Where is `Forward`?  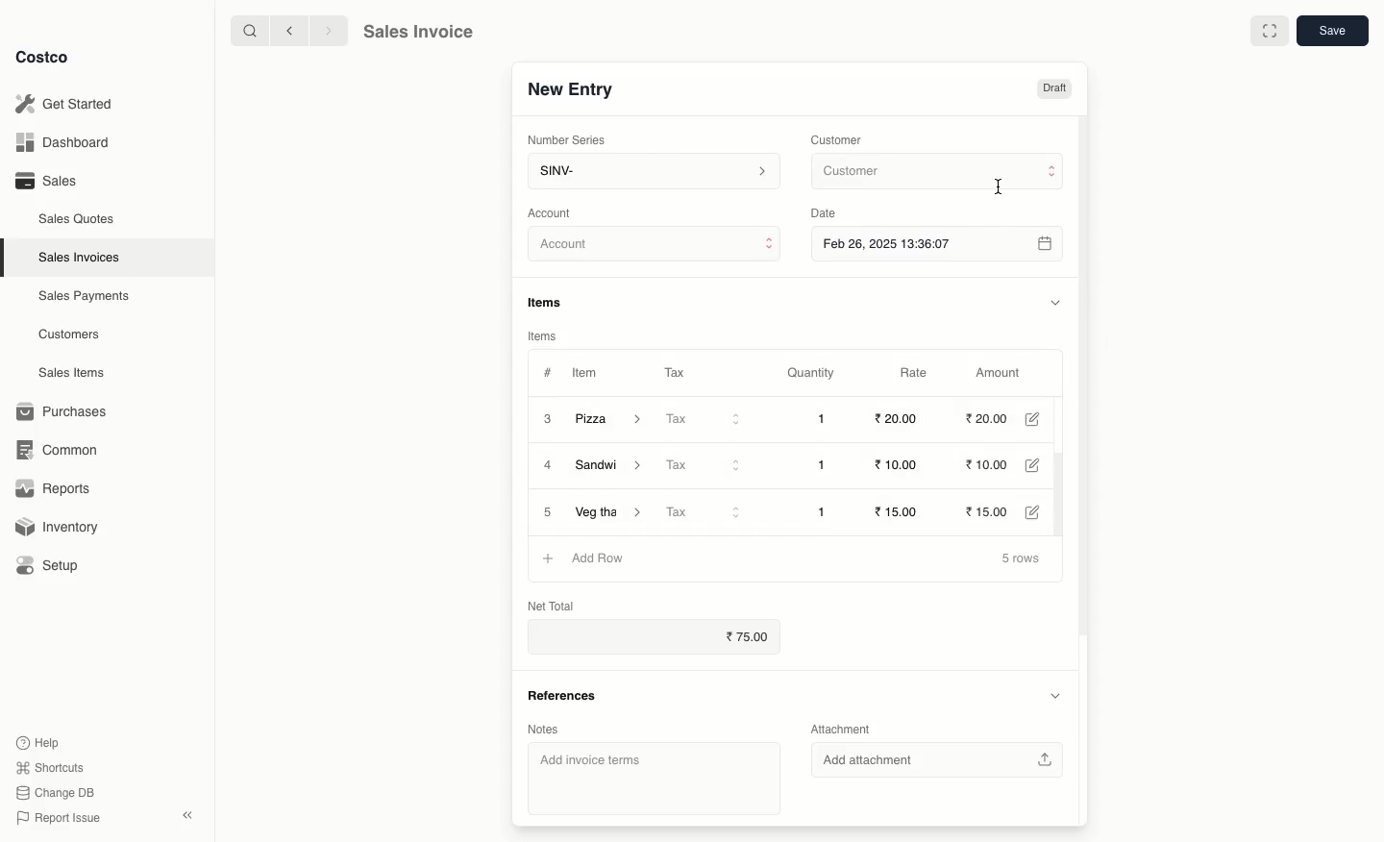
Forward is located at coordinates (328, 32).